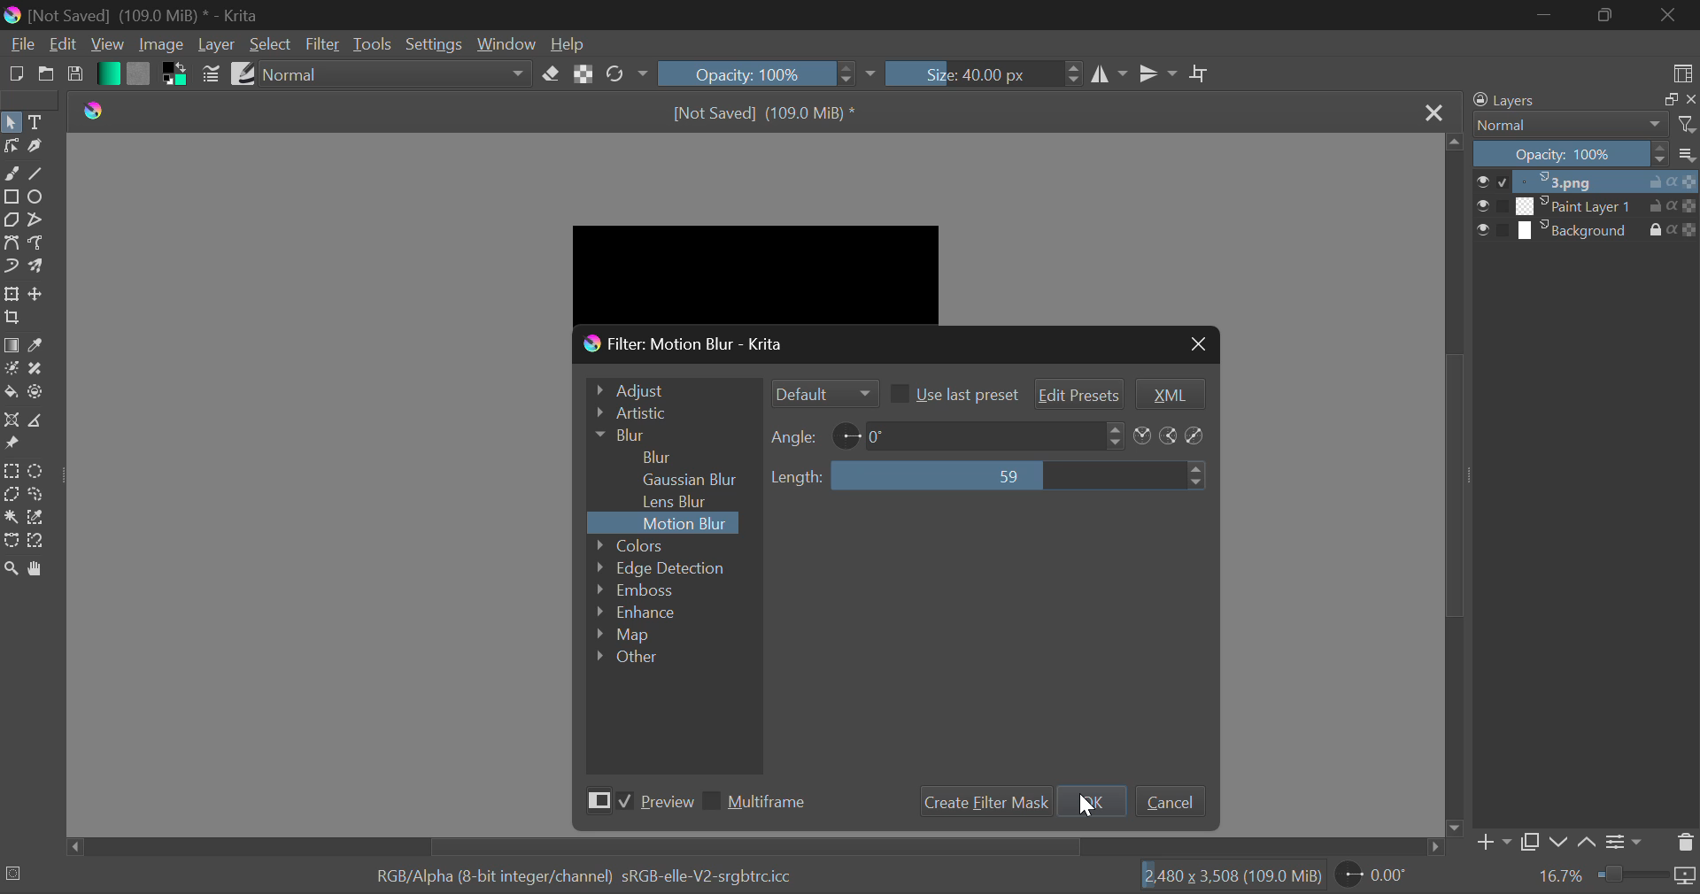 This screenshot has height=894, width=1700. I want to click on Crop, so click(1200, 74).